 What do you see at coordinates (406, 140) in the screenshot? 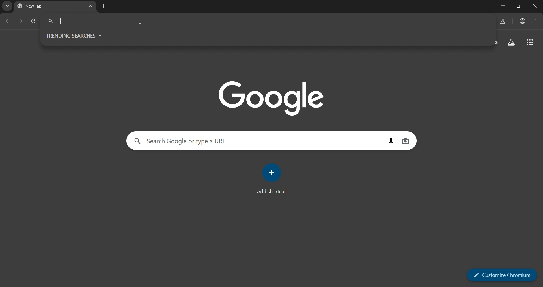
I see `image search` at bounding box center [406, 140].